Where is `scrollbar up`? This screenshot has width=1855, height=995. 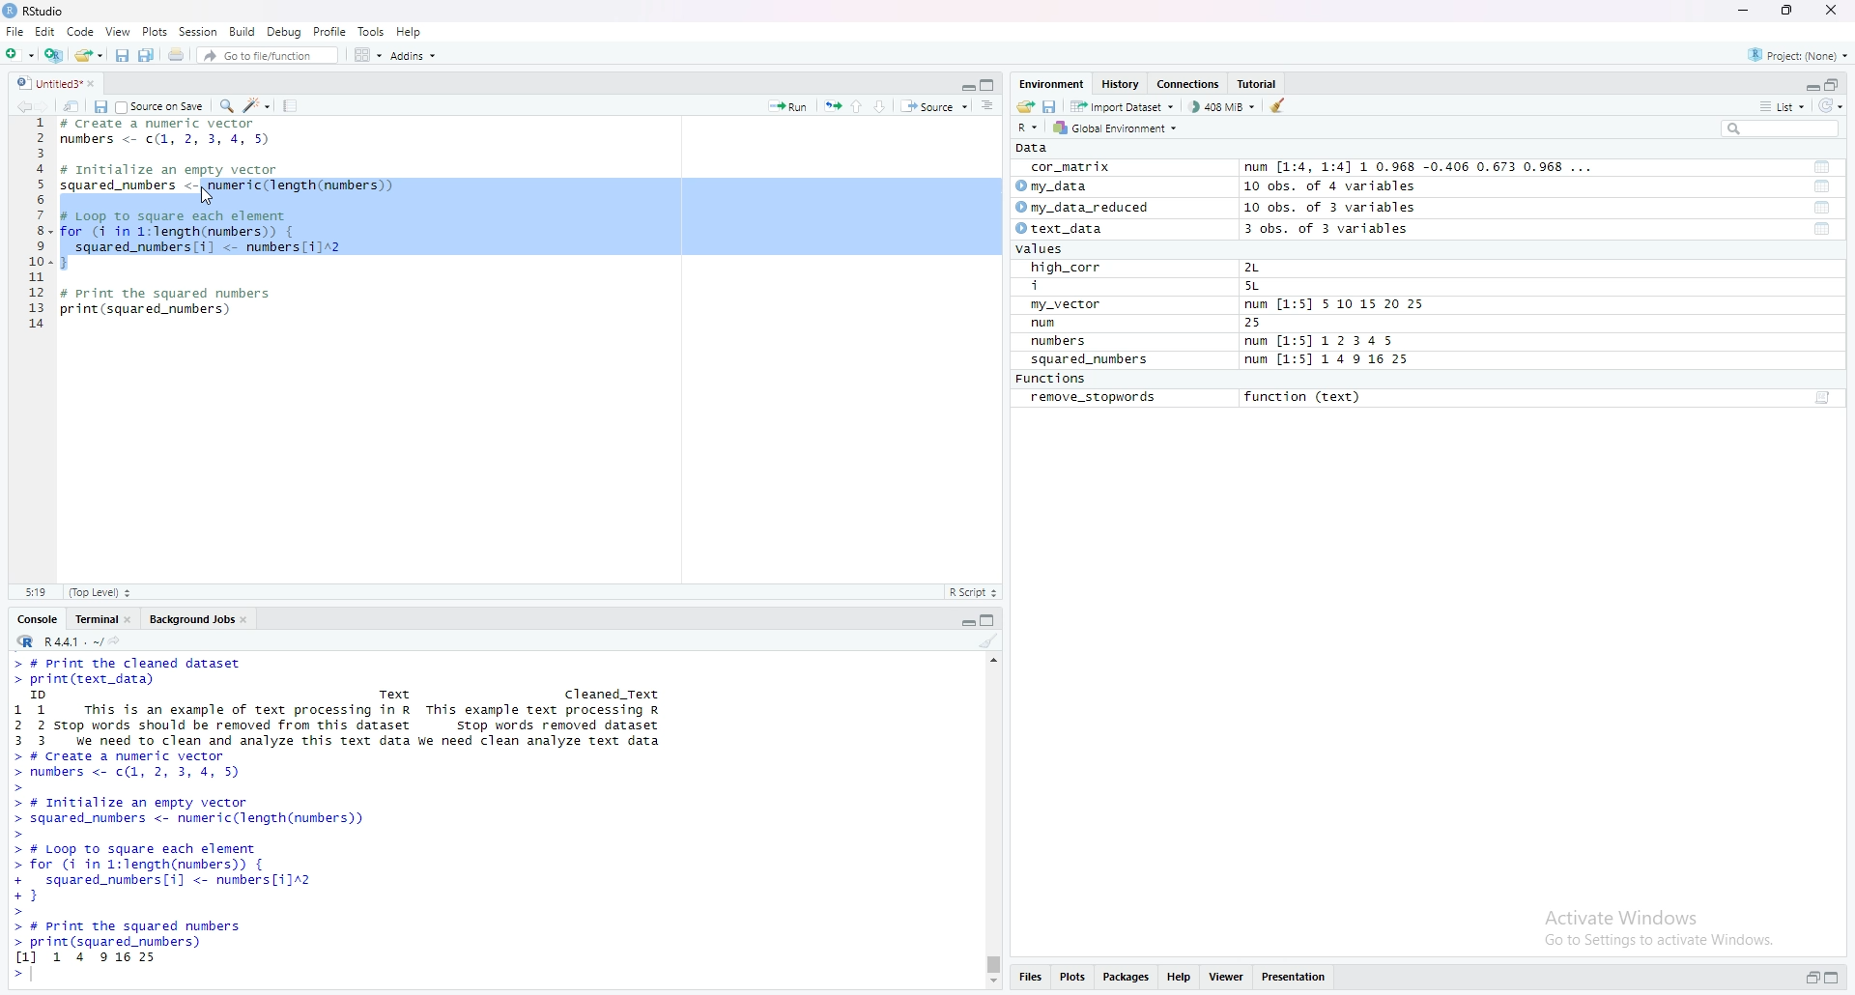
scrollbar up is located at coordinates (991, 658).